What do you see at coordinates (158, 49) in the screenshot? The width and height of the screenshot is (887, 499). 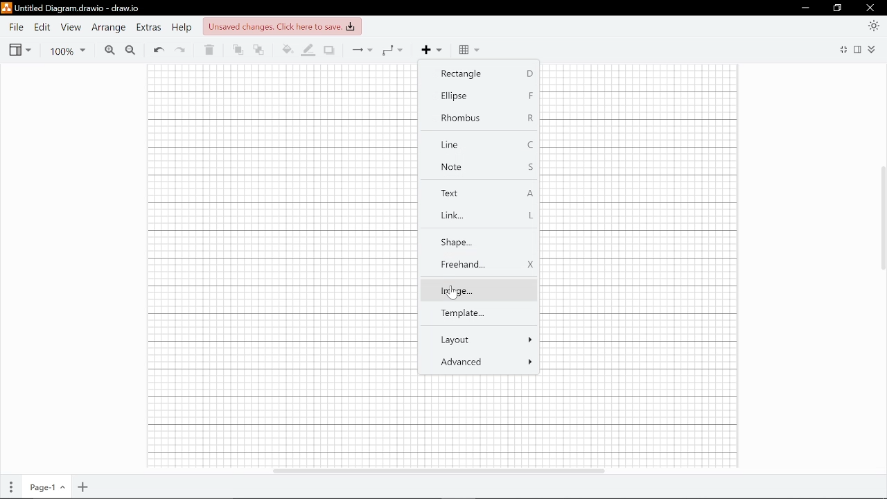 I see `Undo` at bounding box center [158, 49].